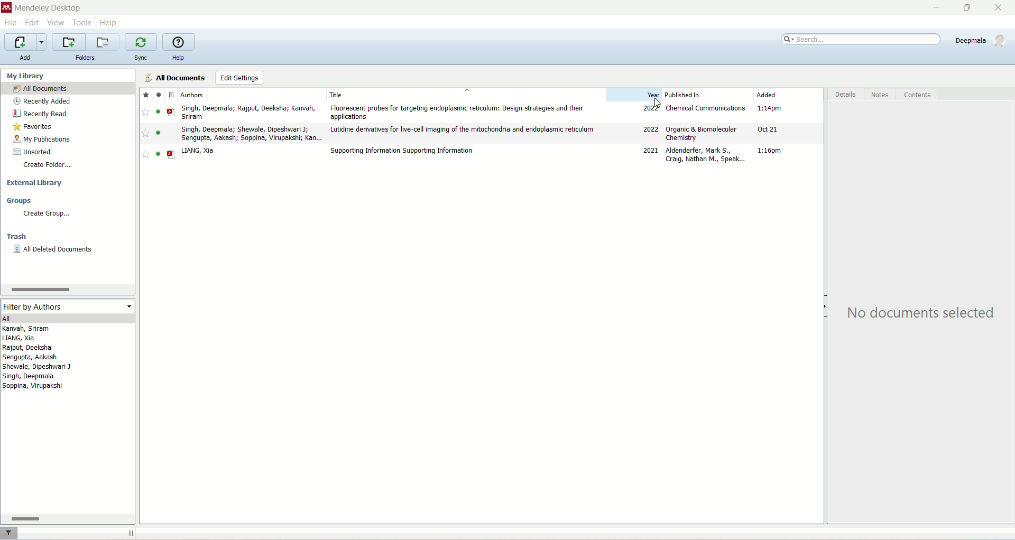  Describe the element at coordinates (28, 348) in the screenshot. I see `Rajput, Deeksha` at that location.